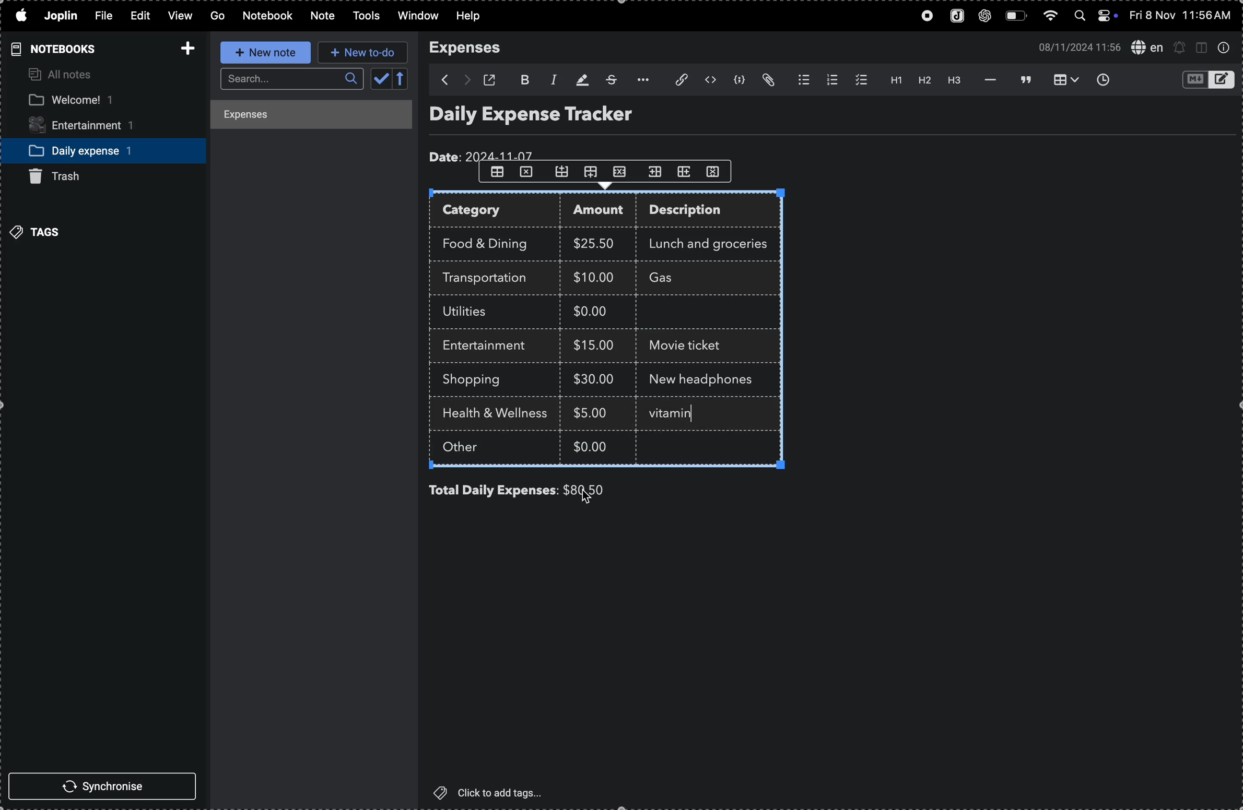  What do you see at coordinates (955, 81) in the screenshot?
I see `heading 3` at bounding box center [955, 81].